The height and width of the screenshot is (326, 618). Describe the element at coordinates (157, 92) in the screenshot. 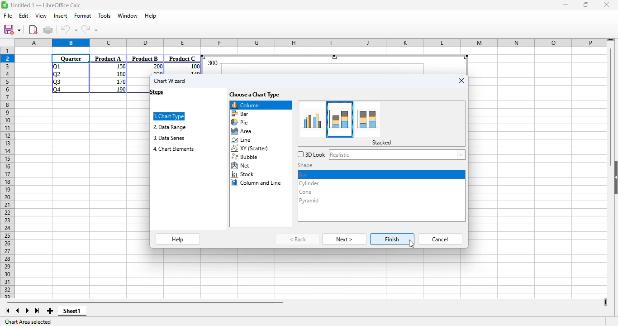

I see `steps` at that location.